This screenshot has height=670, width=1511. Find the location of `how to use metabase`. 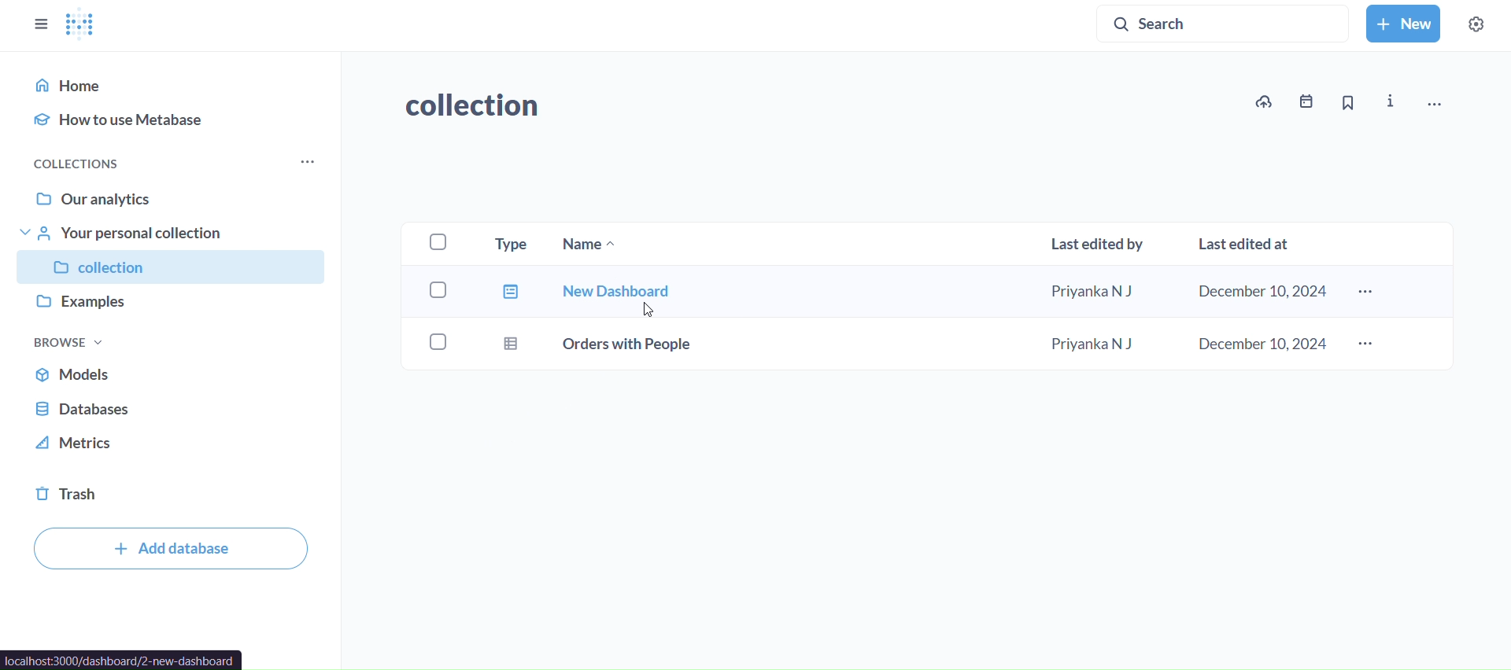

how to use metabase is located at coordinates (182, 116).